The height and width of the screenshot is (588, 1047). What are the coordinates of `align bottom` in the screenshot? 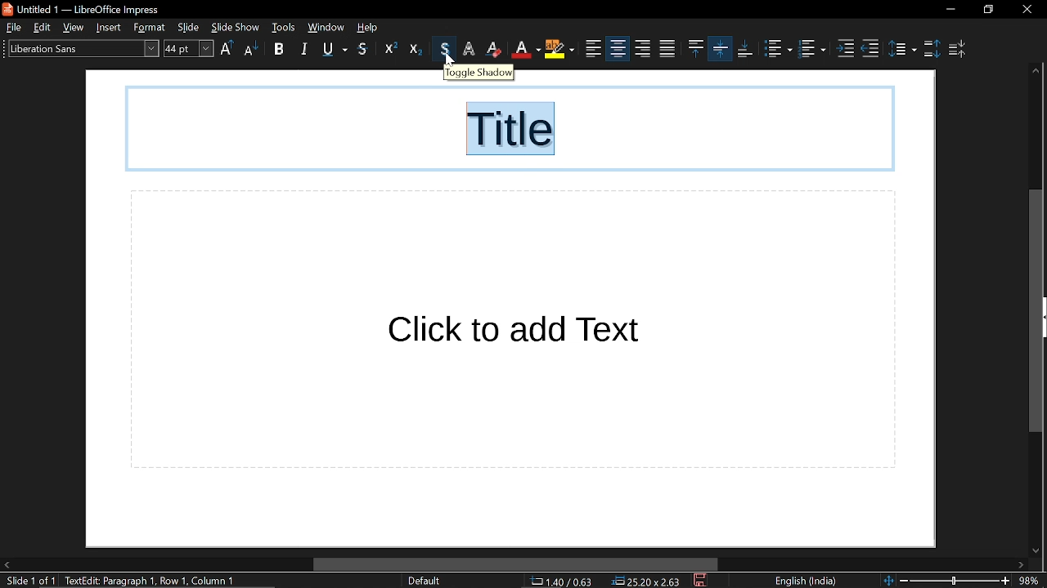 It's located at (721, 48).